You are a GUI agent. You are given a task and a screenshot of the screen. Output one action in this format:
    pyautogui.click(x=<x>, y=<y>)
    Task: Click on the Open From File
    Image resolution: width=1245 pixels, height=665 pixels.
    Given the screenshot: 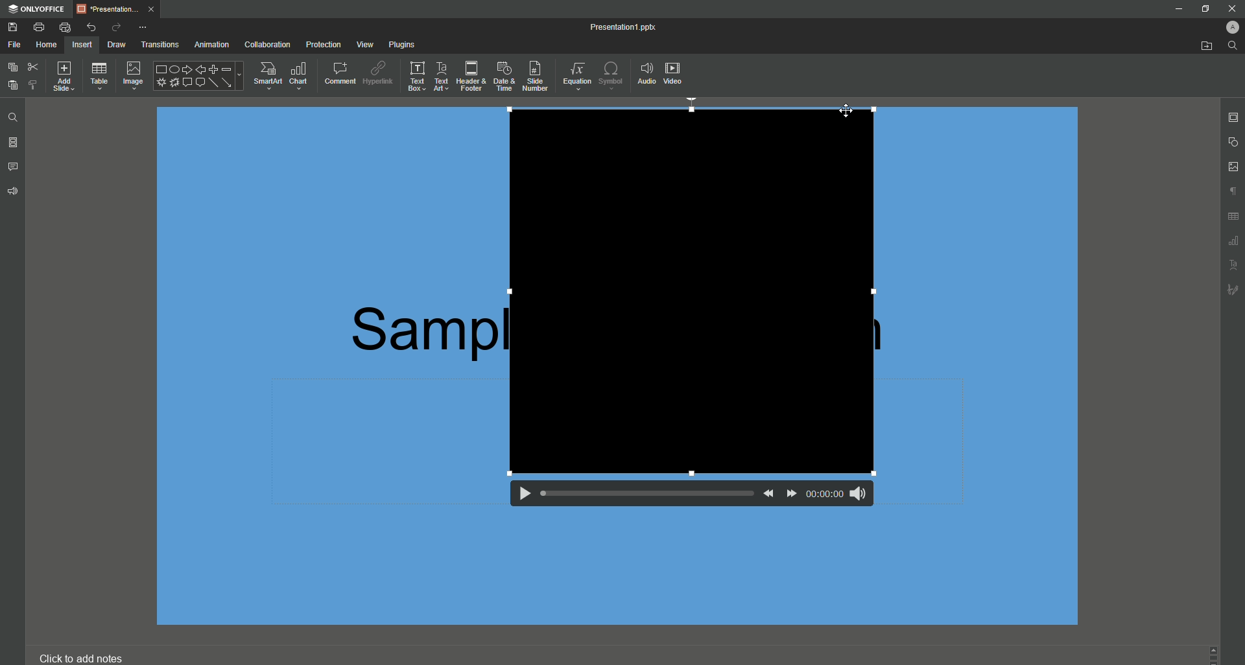 What is the action you would take?
    pyautogui.click(x=1203, y=45)
    